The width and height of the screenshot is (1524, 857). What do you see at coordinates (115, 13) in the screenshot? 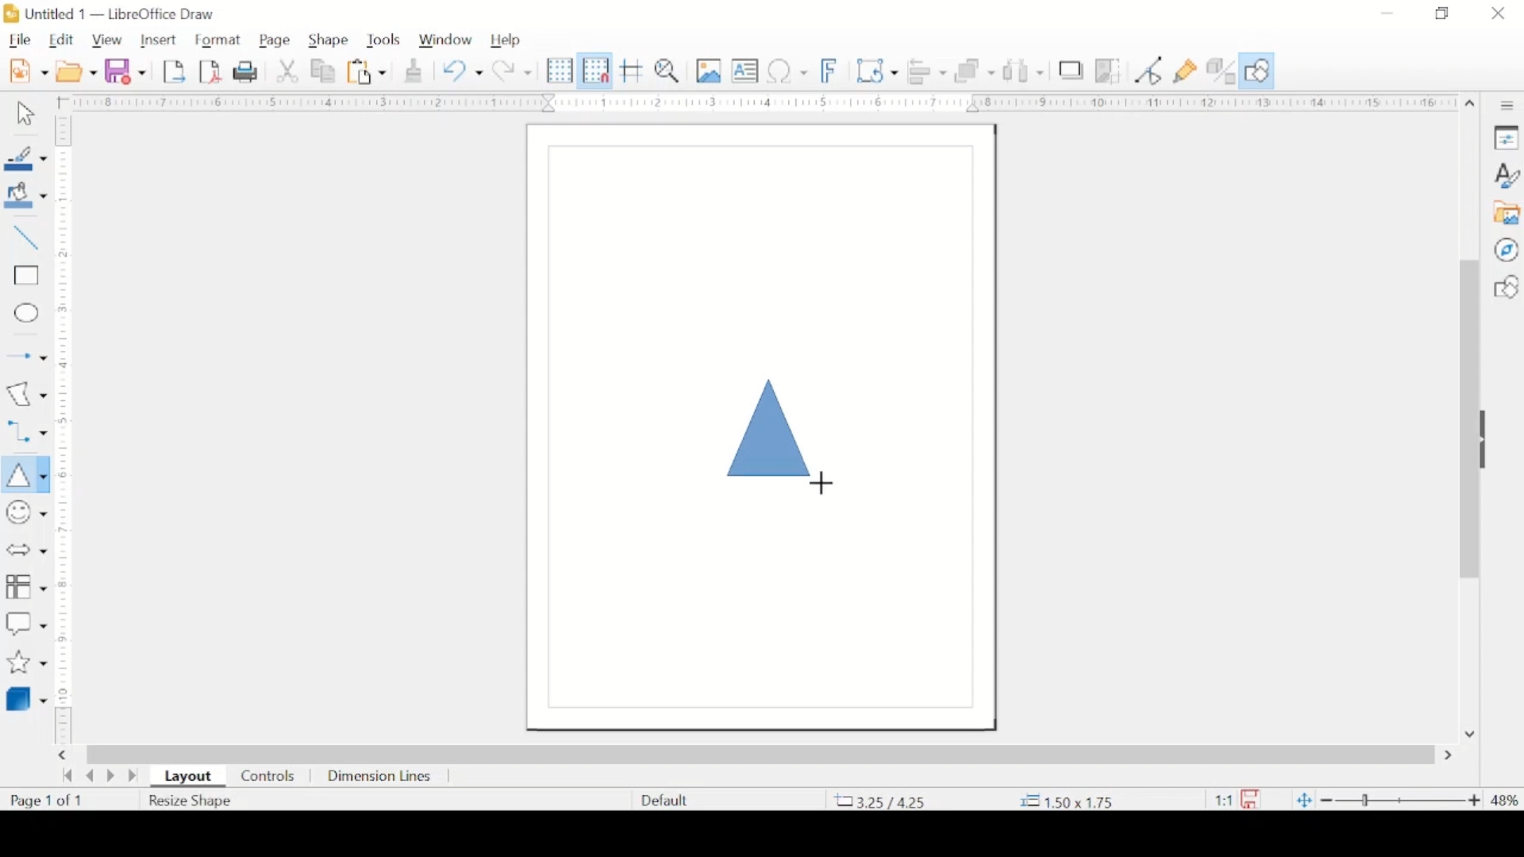
I see `untitled 1 - libreoffice draw` at bounding box center [115, 13].